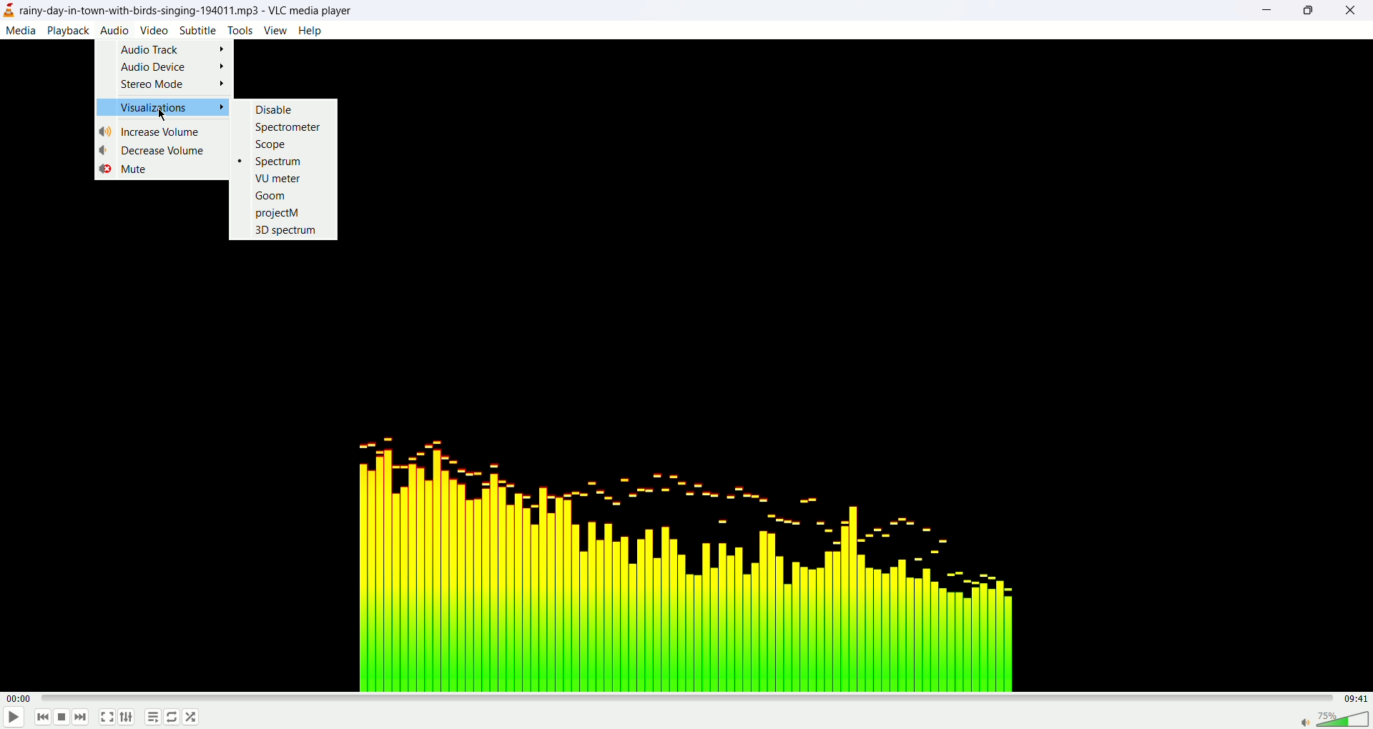 The width and height of the screenshot is (1373, 729). I want to click on media, so click(20, 30).